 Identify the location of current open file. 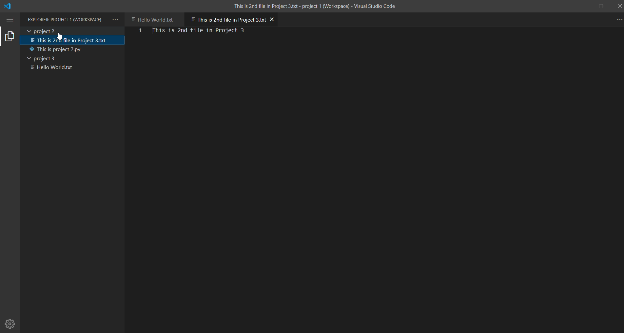
(227, 18).